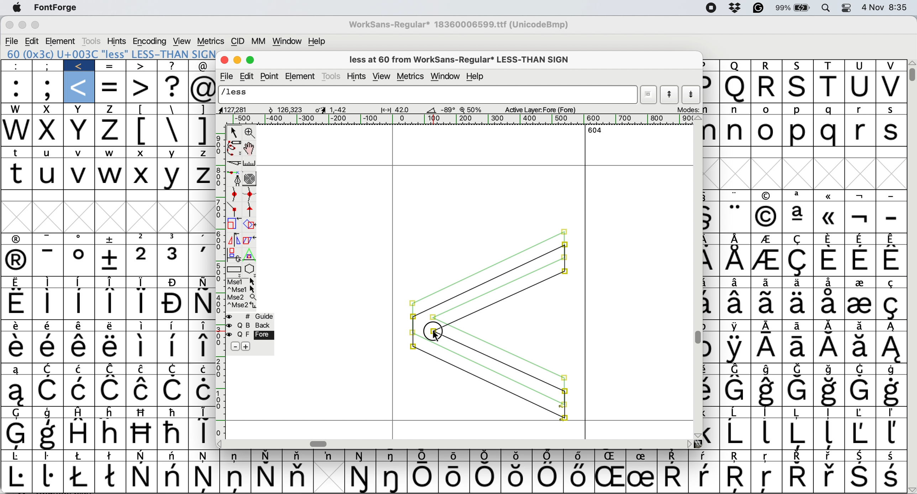 The image size is (917, 494). What do you see at coordinates (428, 94) in the screenshot?
I see `glyph name` at bounding box center [428, 94].